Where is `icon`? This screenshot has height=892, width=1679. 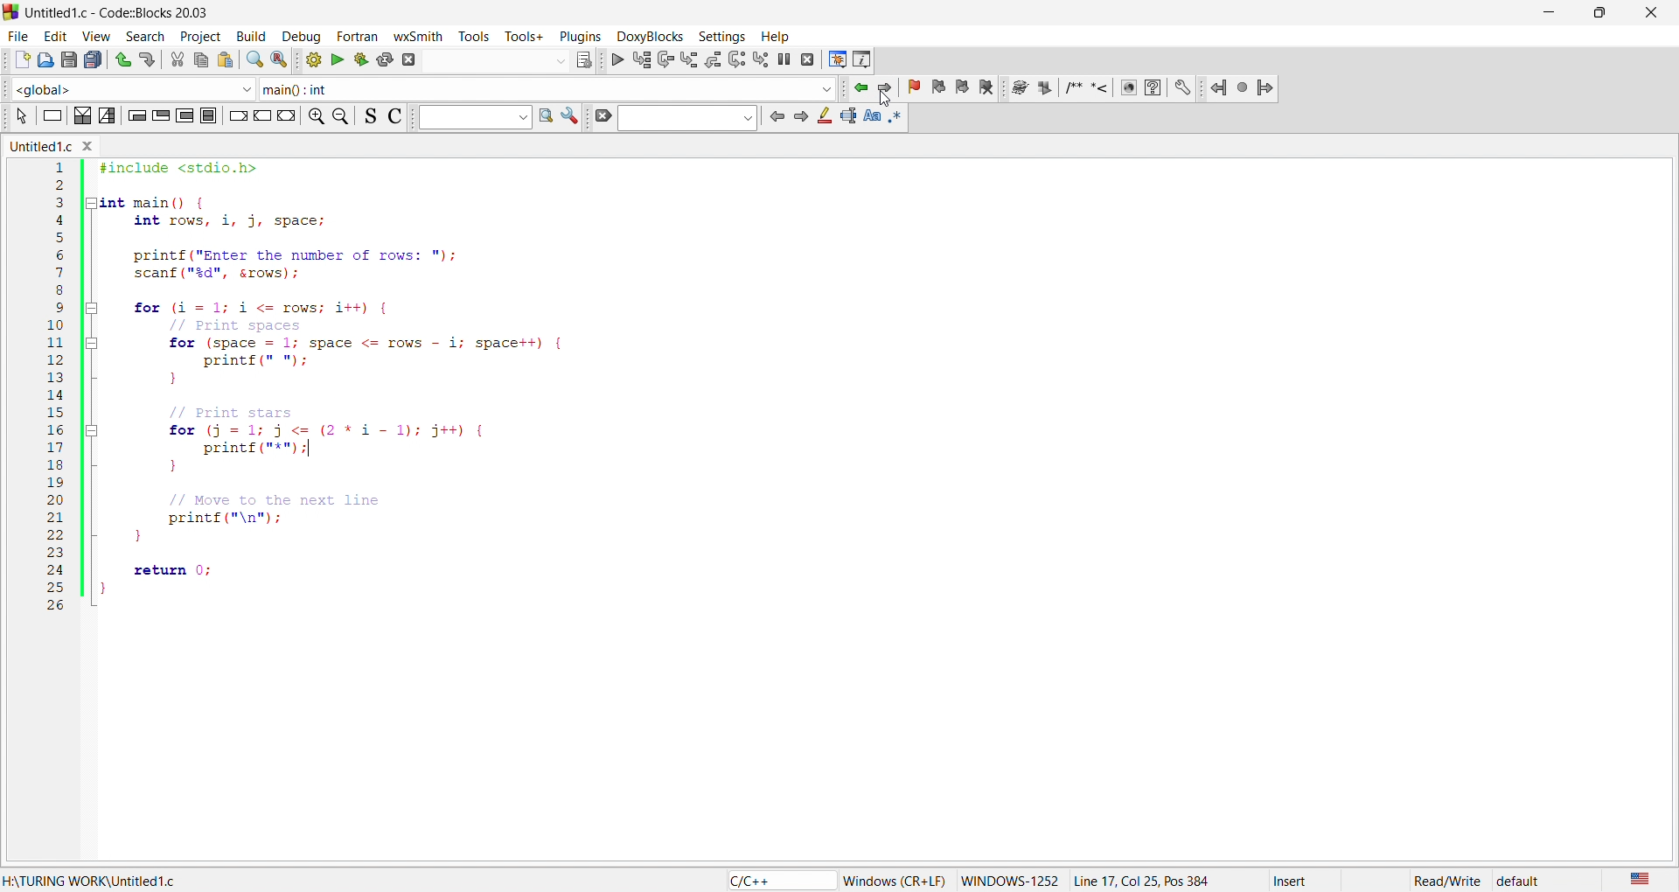 icon is located at coordinates (260, 116).